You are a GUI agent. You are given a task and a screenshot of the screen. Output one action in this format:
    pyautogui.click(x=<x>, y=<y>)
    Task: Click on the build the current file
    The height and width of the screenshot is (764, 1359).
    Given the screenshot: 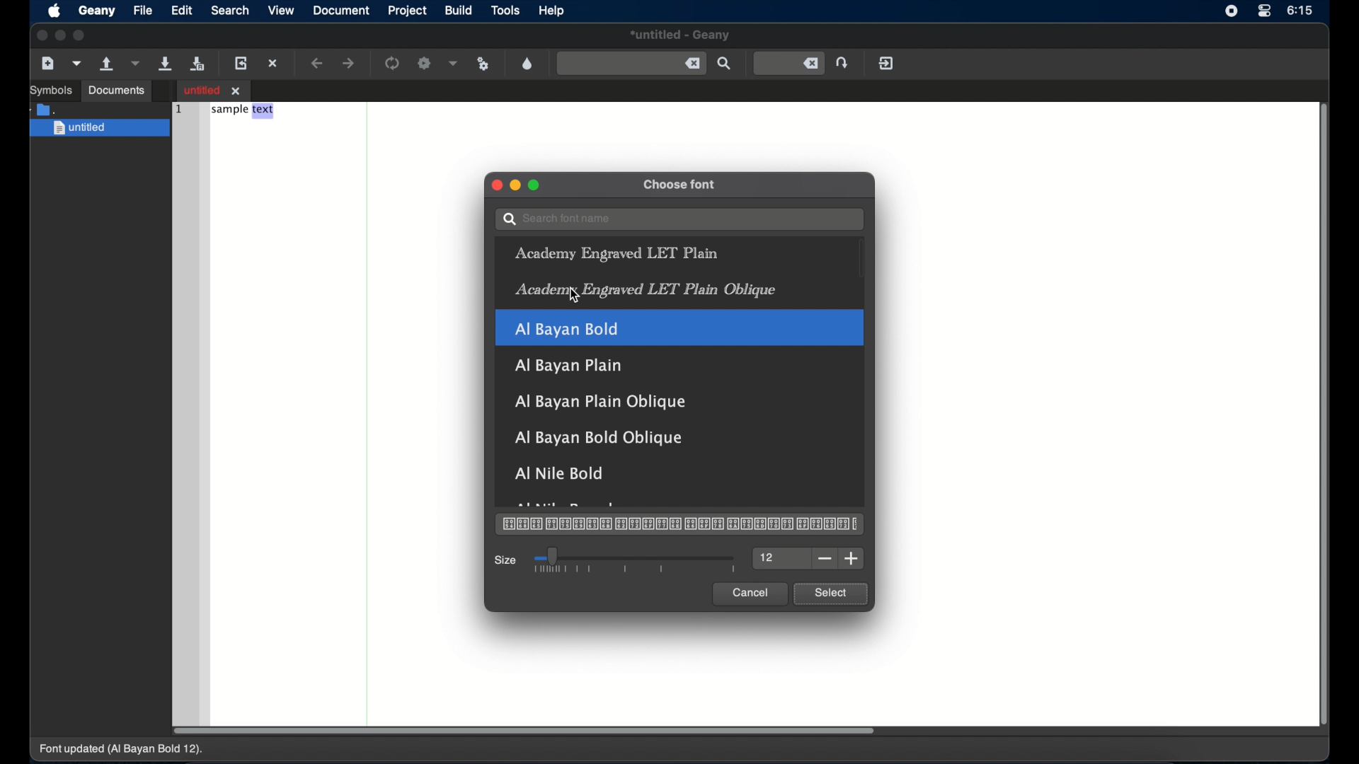 What is the action you would take?
    pyautogui.click(x=425, y=64)
    